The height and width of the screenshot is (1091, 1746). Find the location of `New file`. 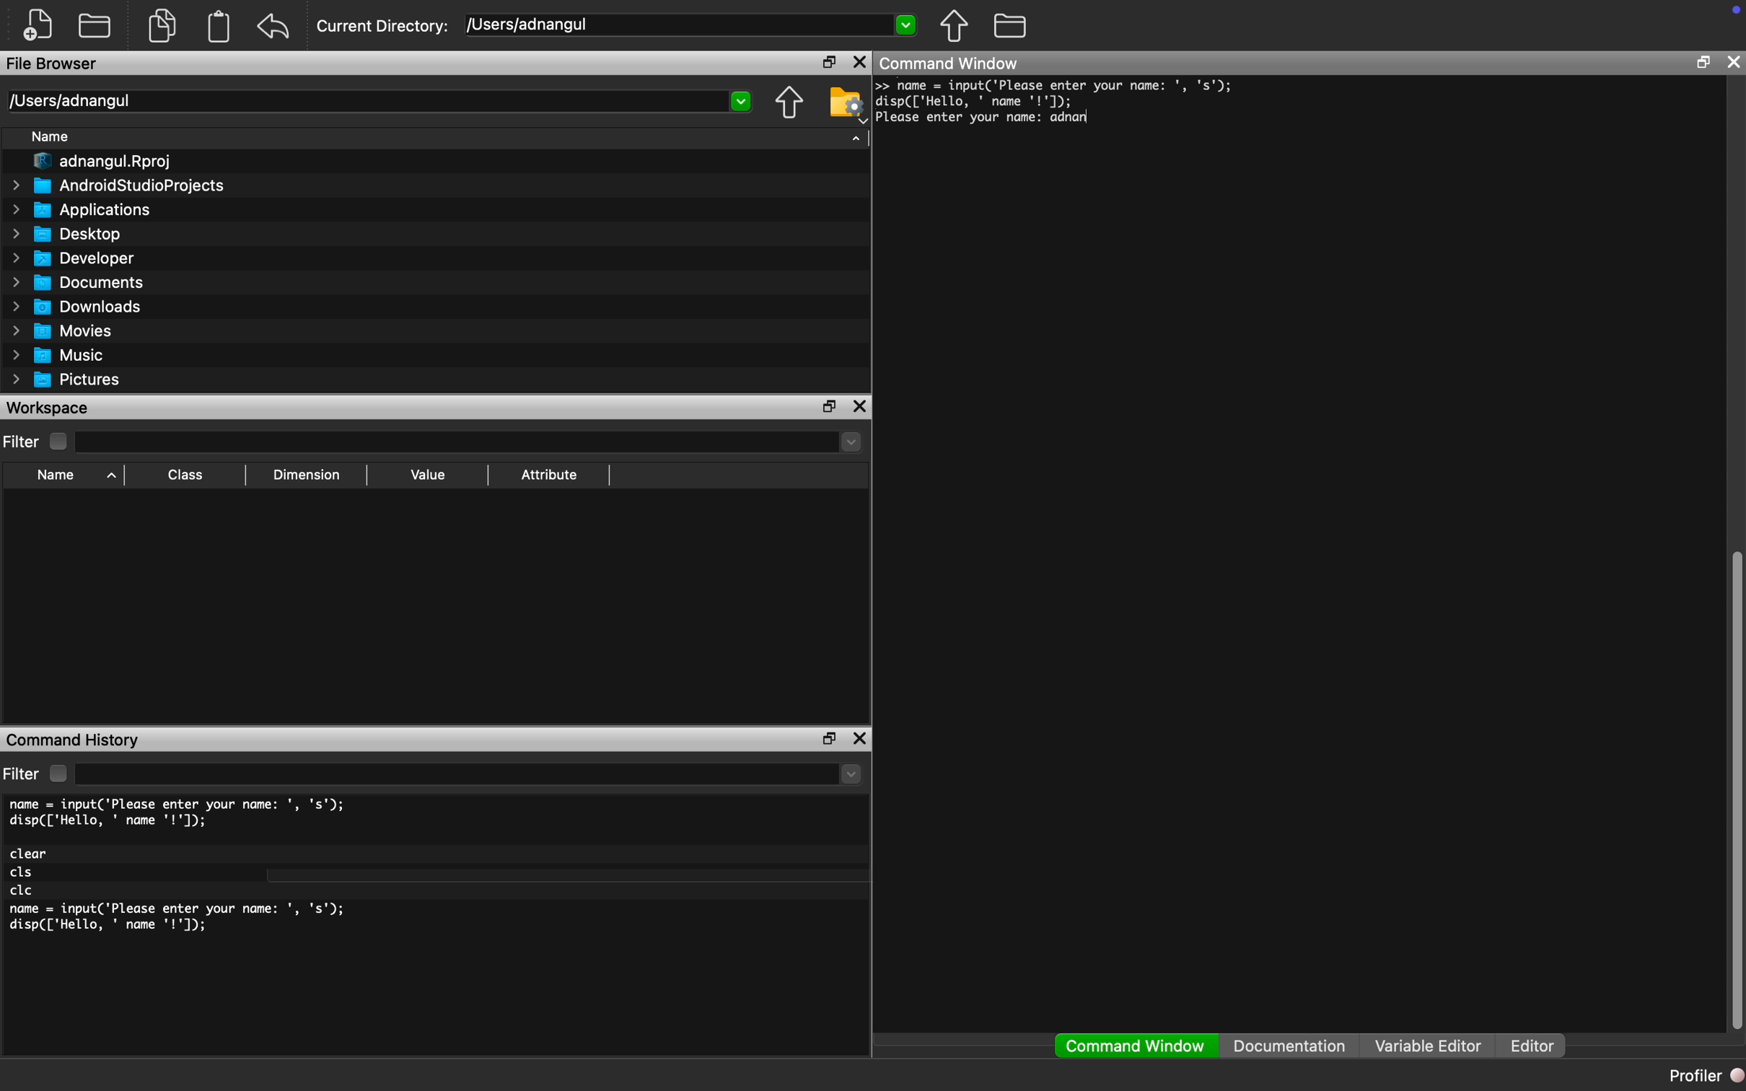

New file is located at coordinates (38, 25).